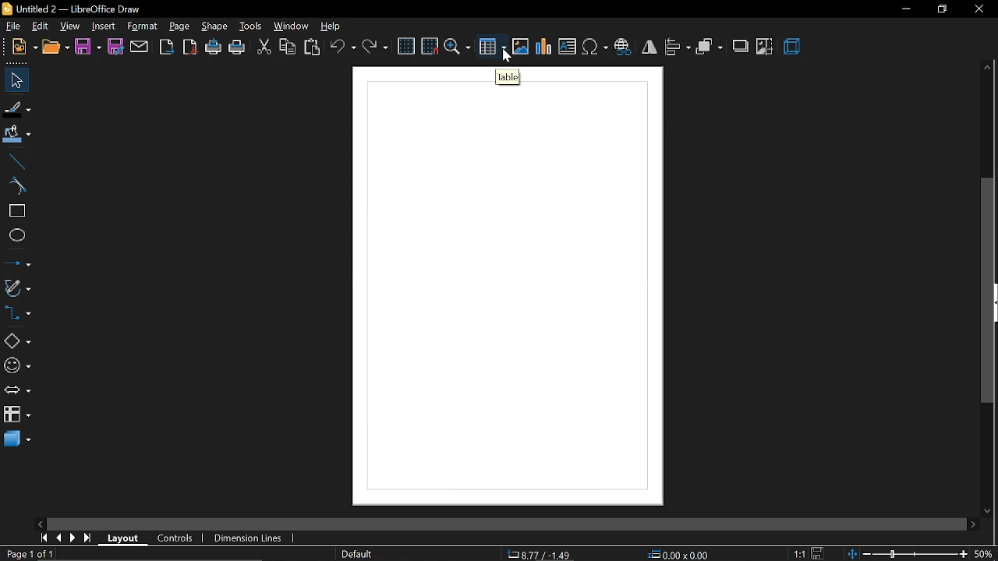 Image resolution: width=998 pixels, height=561 pixels. Describe the element at coordinates (625, 48) in the screenshot. I see `insert hyperlink` at that location.